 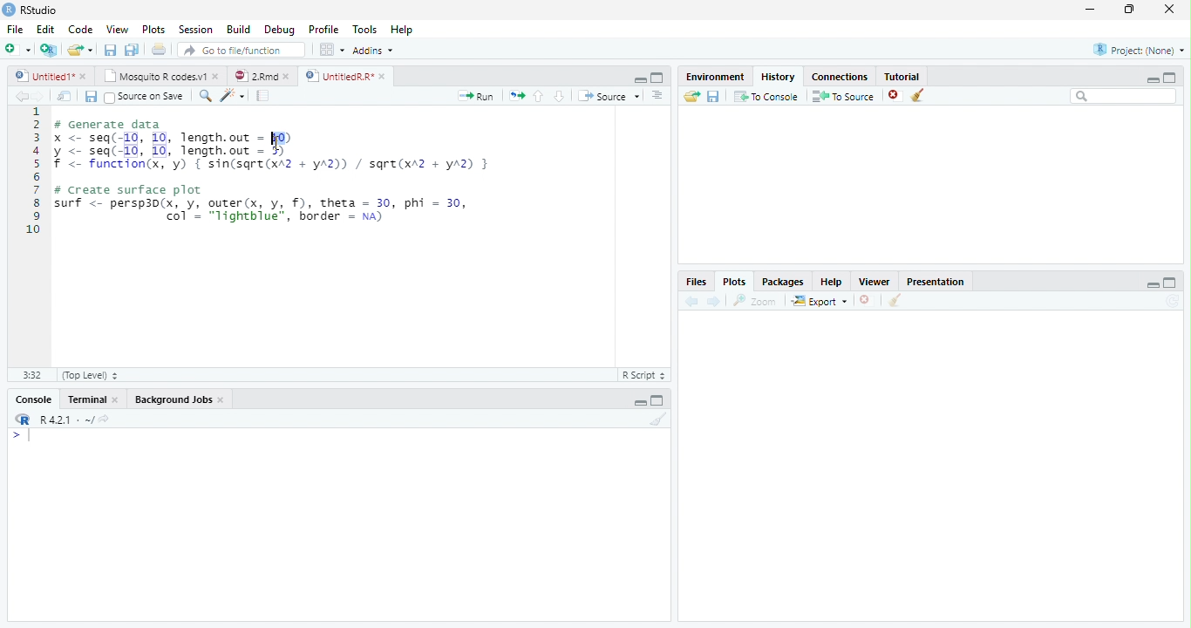 What do you see at coordinates (474, 96) in the screenshot?
I see `Run` at bounding box center [474, 96].